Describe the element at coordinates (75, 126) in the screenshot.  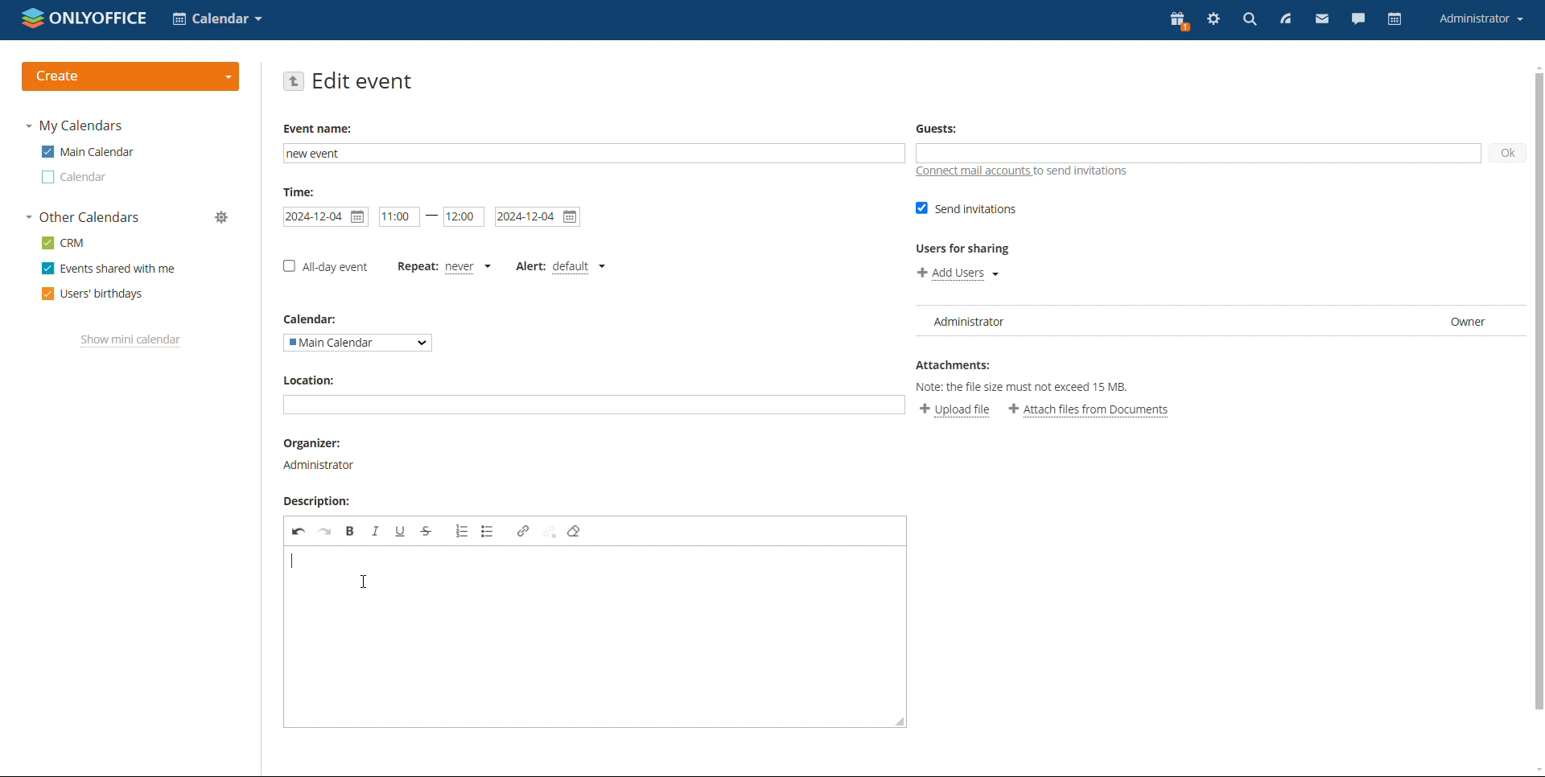
I see `my calendars` at that location.